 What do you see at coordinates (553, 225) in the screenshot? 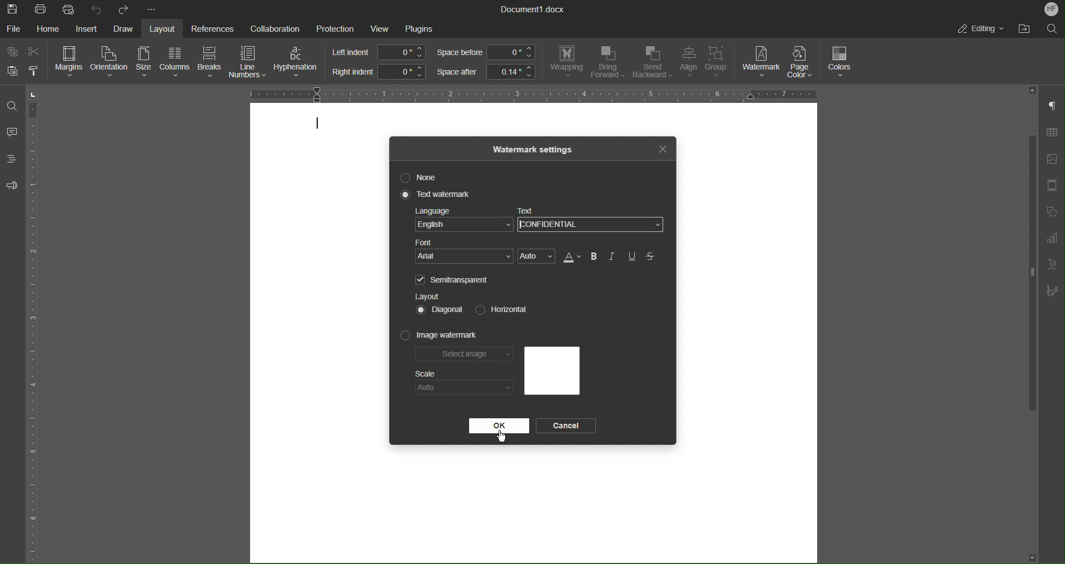
I see `Confidential` at bounding box center [553, 225].